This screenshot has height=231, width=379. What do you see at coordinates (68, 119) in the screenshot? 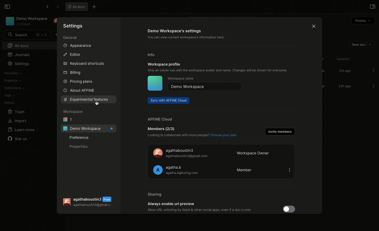
I see `1` at bounding box center [68, 119].